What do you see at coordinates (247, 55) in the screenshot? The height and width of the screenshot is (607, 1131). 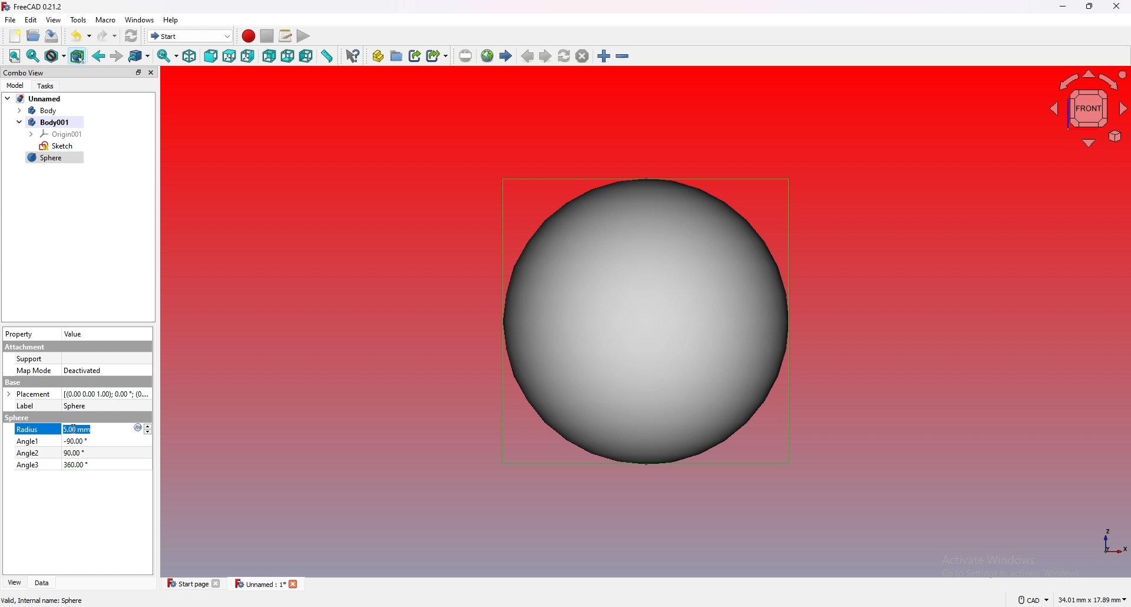 I see `right` at bounding box center [247, 55].